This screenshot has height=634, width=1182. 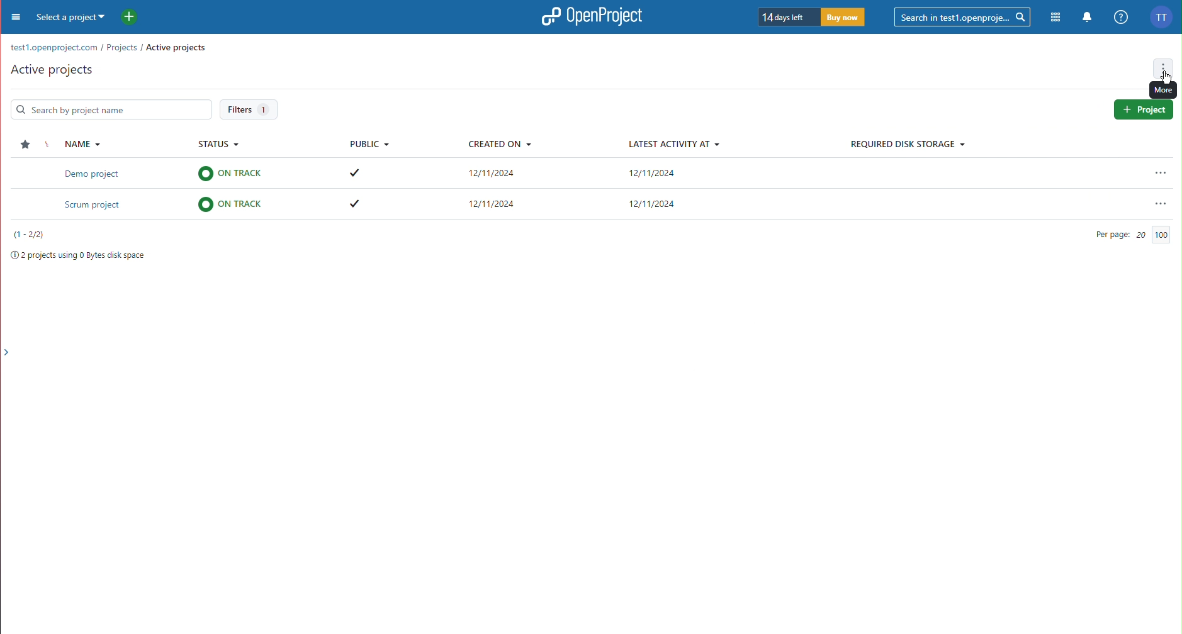 I want to click on Search Bar, so click(x=110, y=108).